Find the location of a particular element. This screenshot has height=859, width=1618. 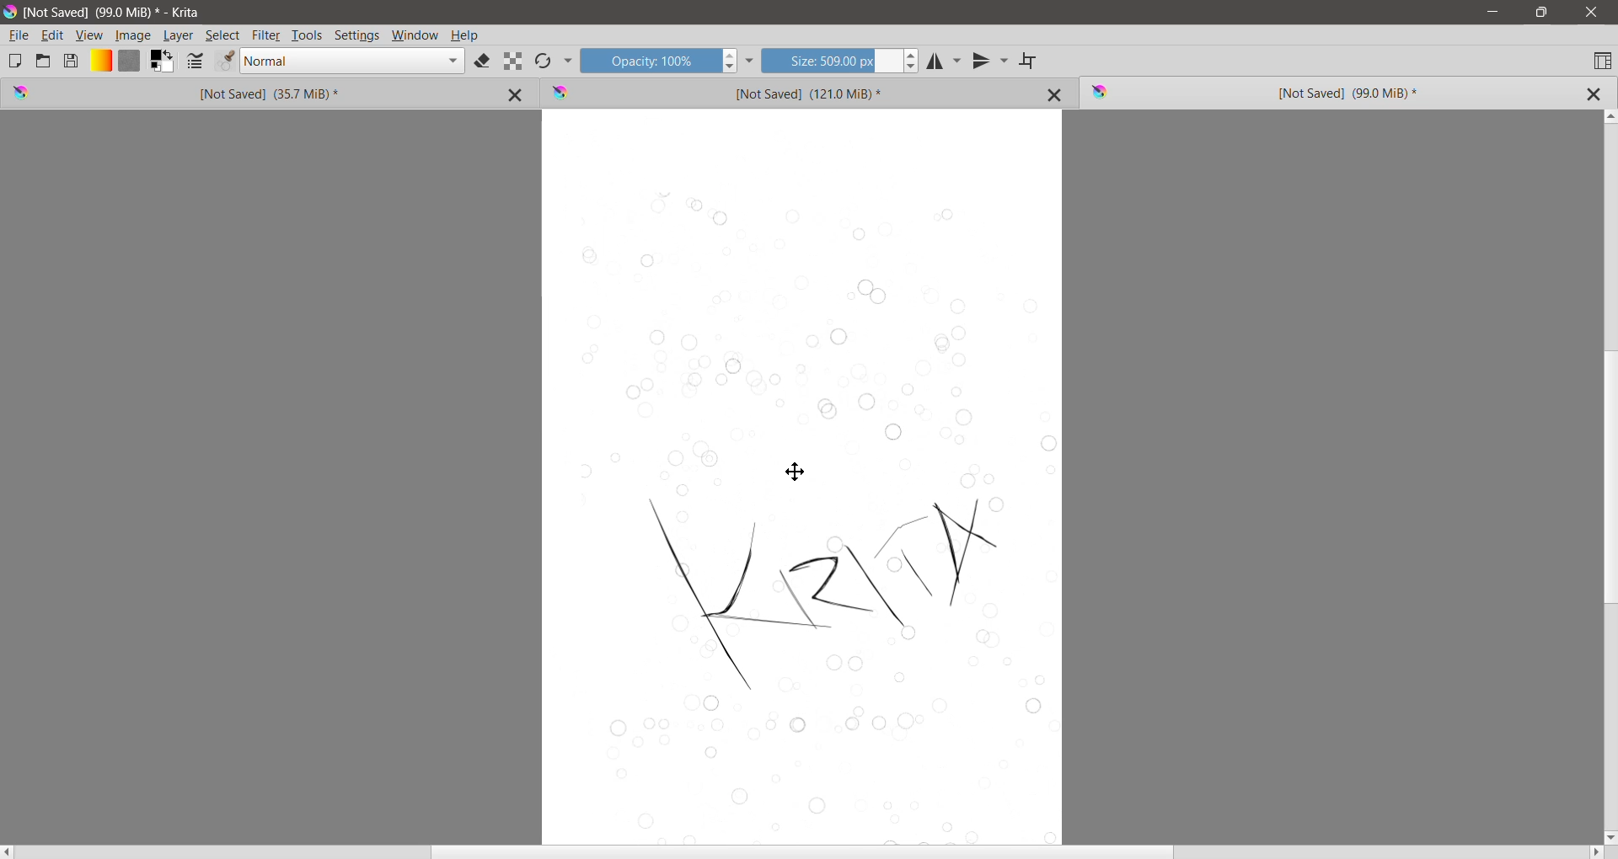

Move tool cursor is located at coordinates (796, 472).